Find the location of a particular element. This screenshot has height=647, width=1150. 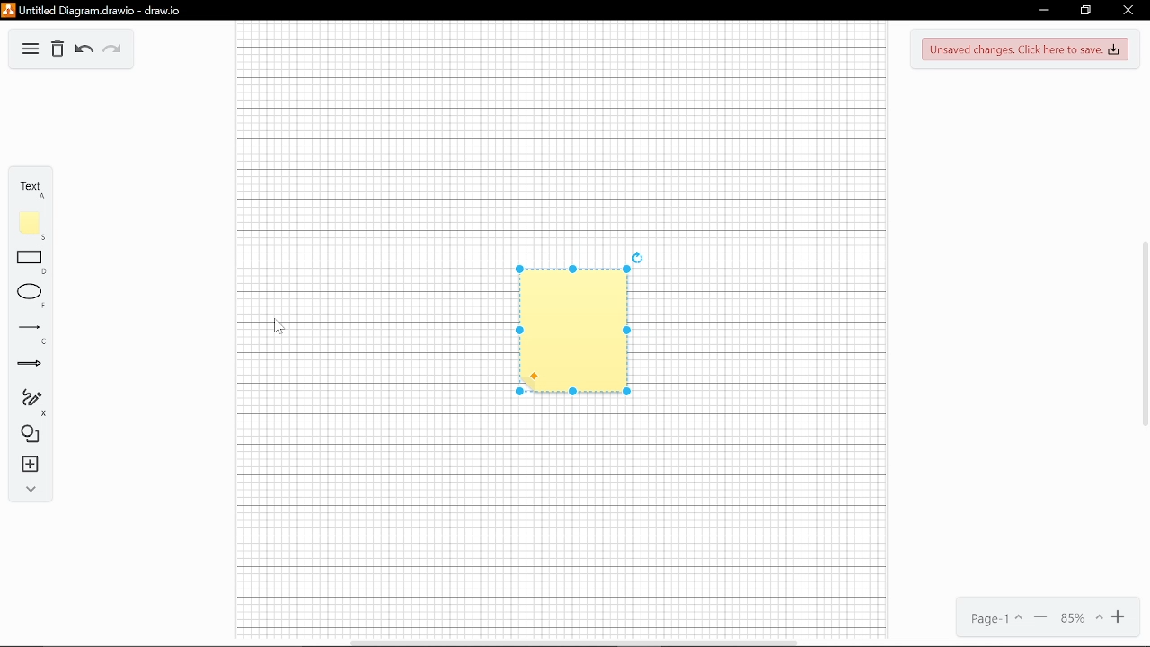

Diagram is located at coordinates (30, 48).